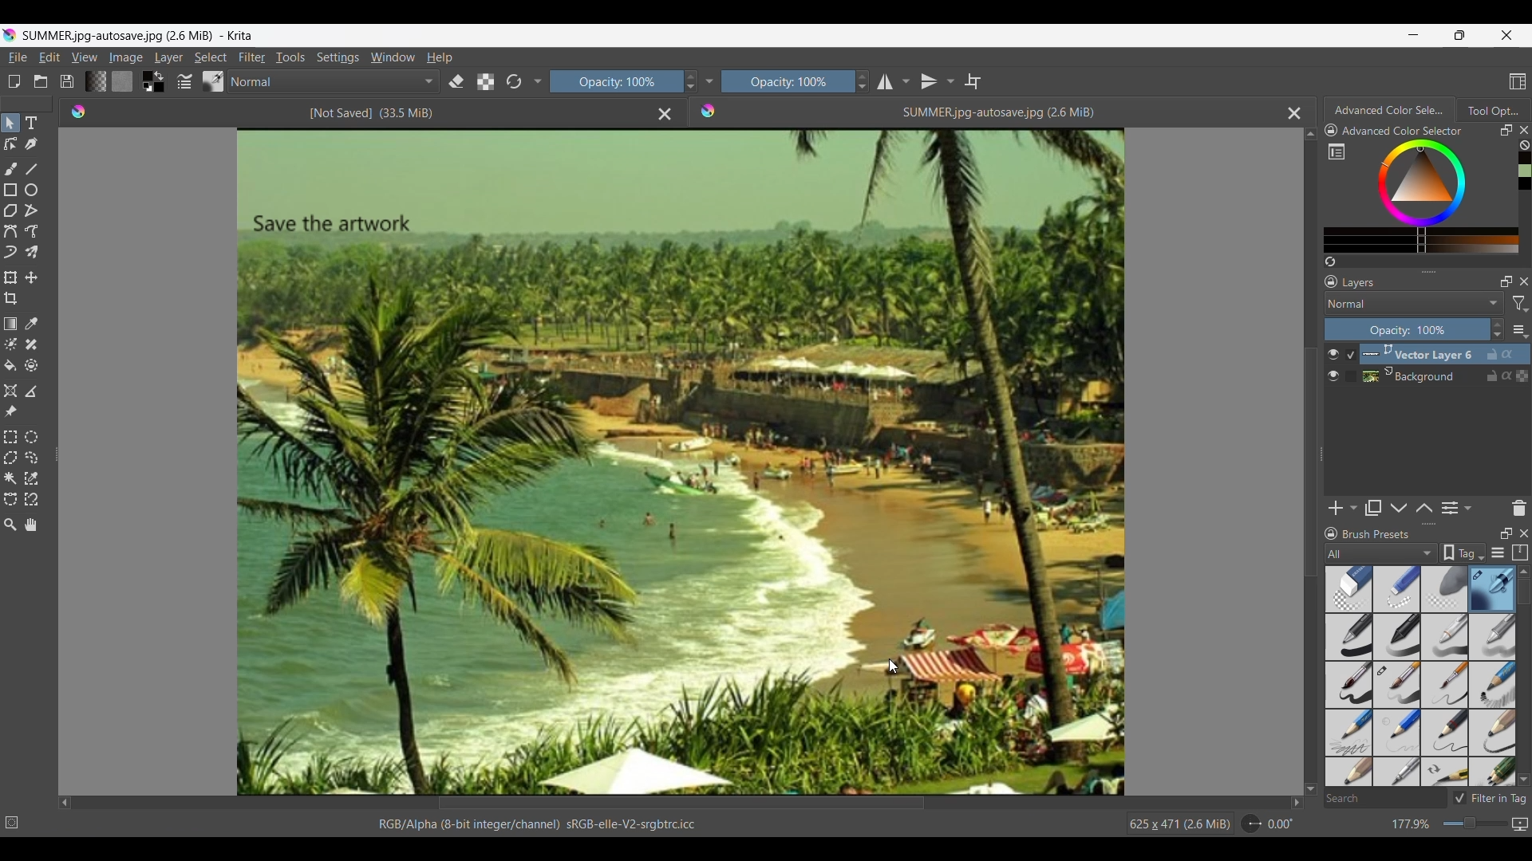 The height and width of the screenshot is (861, 1532). Describe the element at coordinates (1252, 824) in the screenshot. I see `Dial to change rotation` at that location.